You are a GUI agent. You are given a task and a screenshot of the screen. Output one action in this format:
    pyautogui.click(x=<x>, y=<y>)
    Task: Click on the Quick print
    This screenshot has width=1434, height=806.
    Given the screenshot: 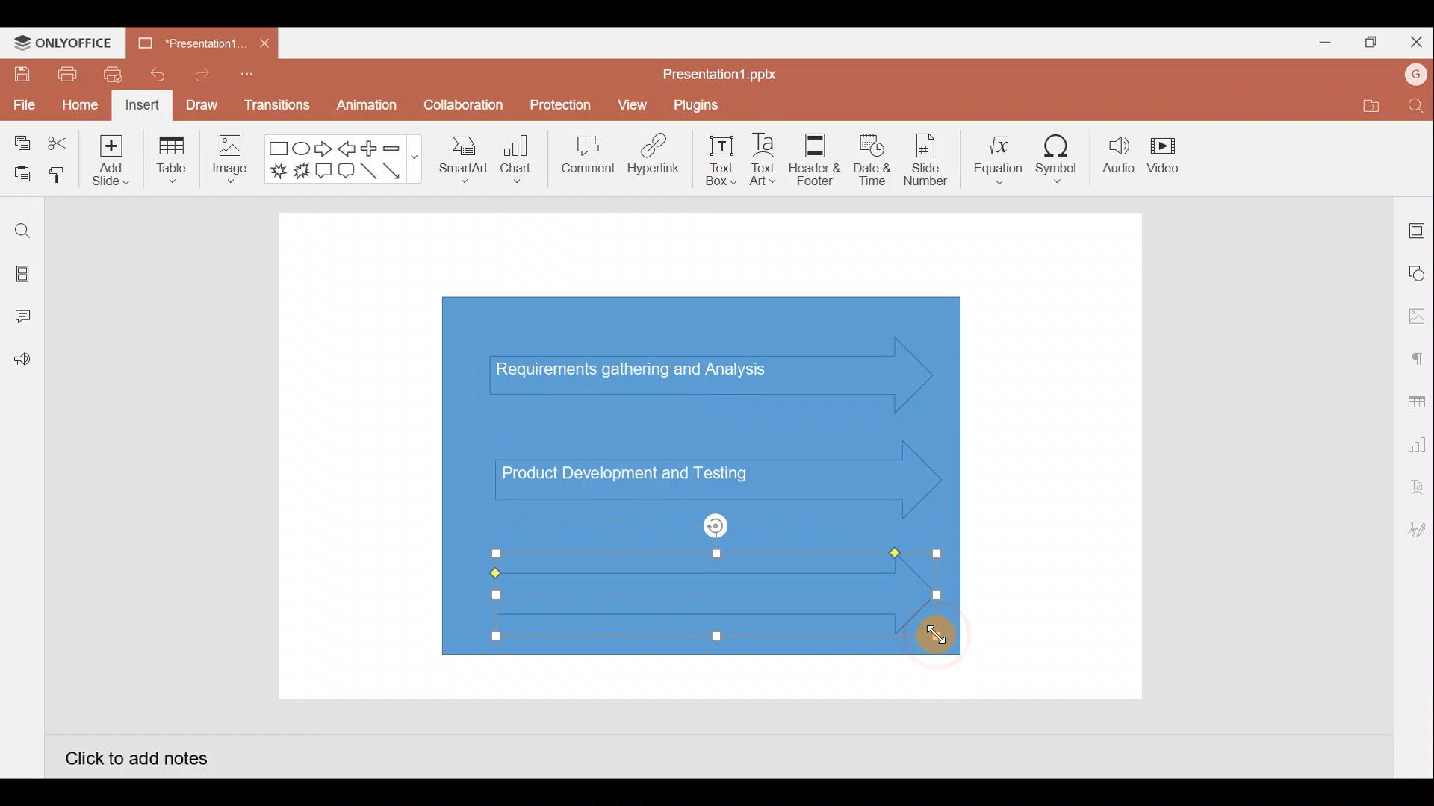 What is the action you would take?
    pyautogui.click(x=108, y=75)
    